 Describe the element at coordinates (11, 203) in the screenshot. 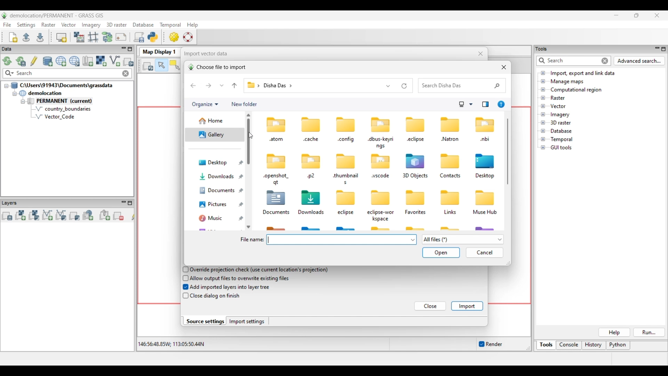

I see `Layers` at that location.